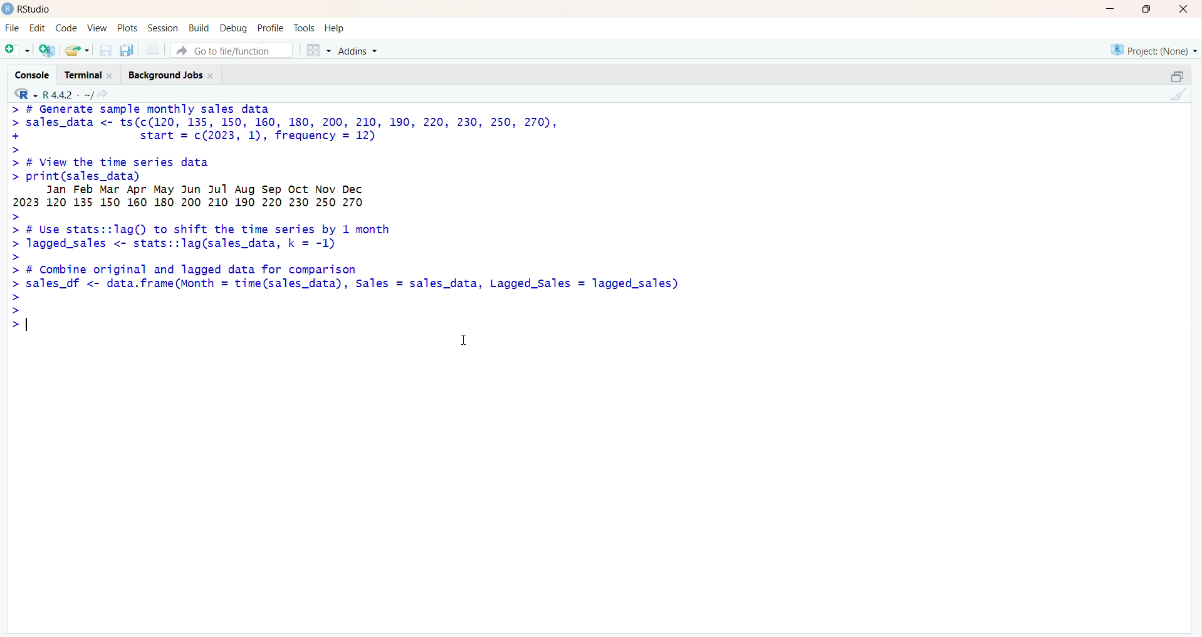  I want to click on > # Use stats::lag() to shift the time series by 1 month> lagged_sales <- stats::lag(sales_data, k = -1)>> # Combine original and lagged data for comparison> sales_df <- data.frame(Month = time(sales_data), Sales = sales_data, Lagged_Sales = lagged_sales>>>, so click(345, 275).